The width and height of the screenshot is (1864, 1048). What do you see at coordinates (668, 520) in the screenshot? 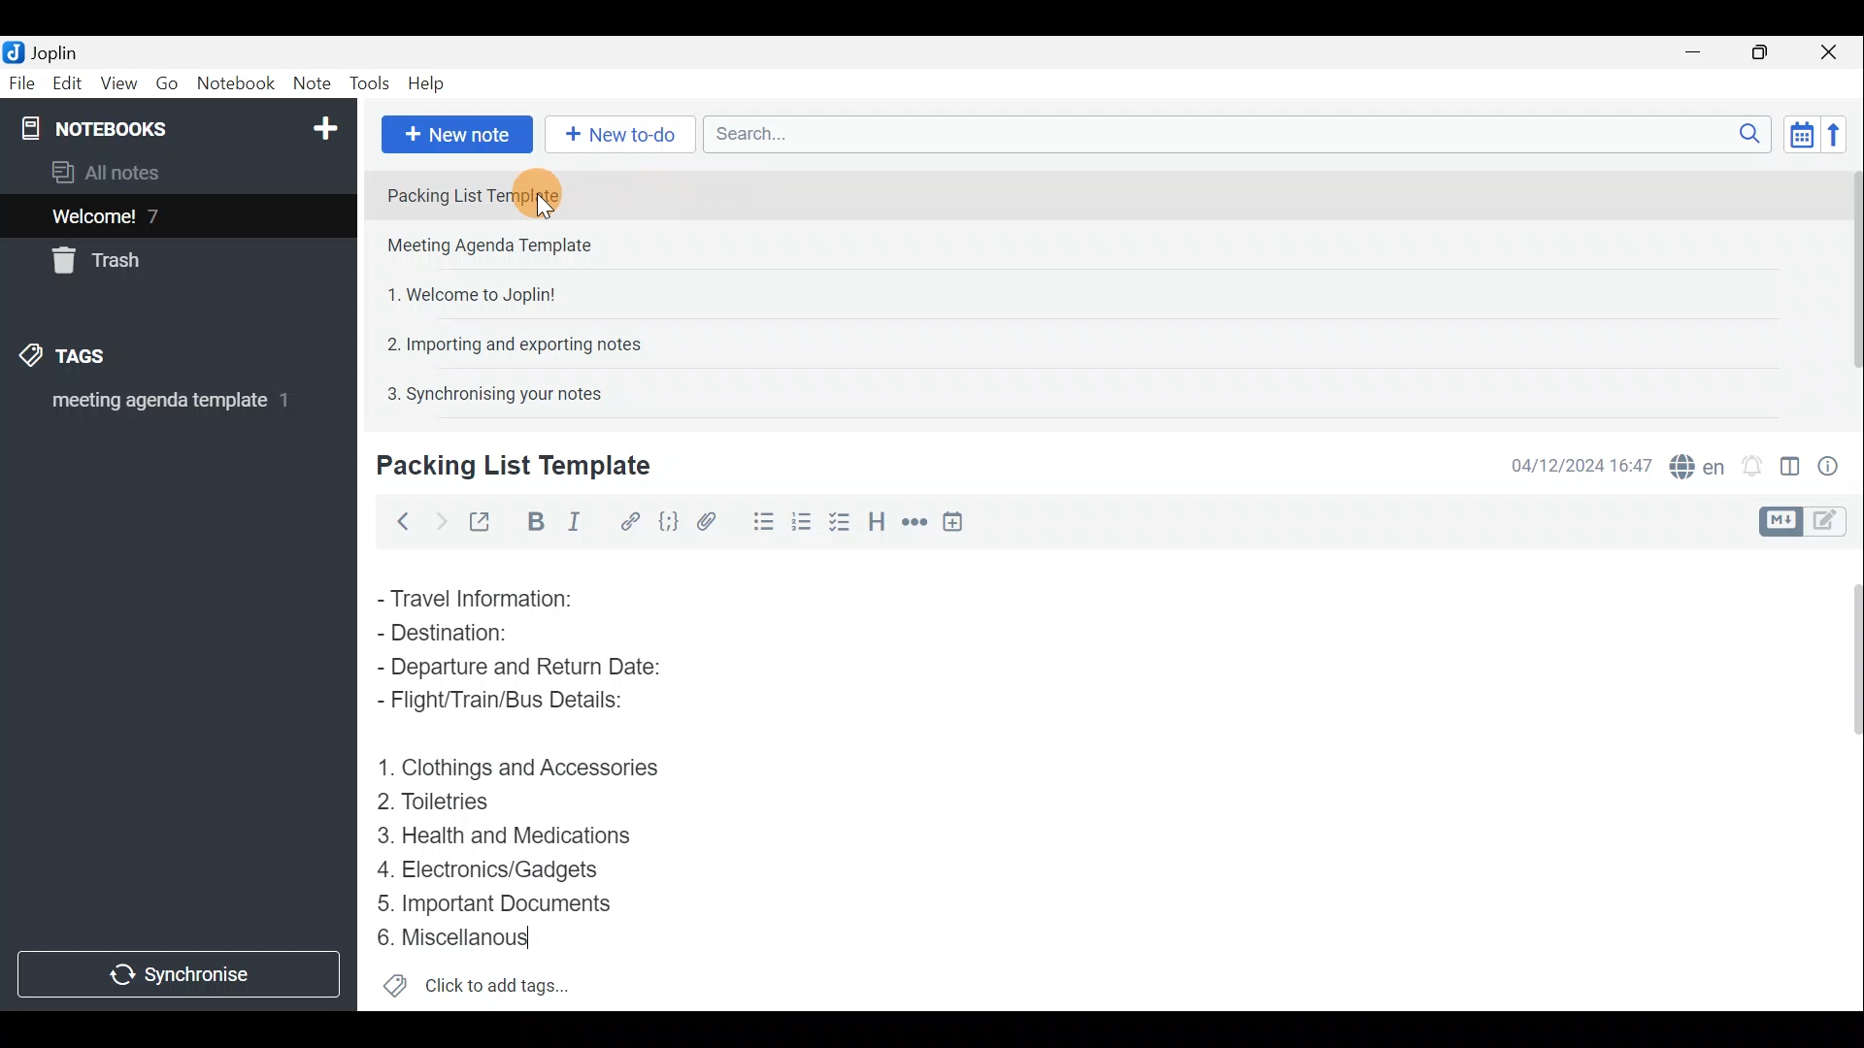
I see `Code` at bounding box center [668, 520].